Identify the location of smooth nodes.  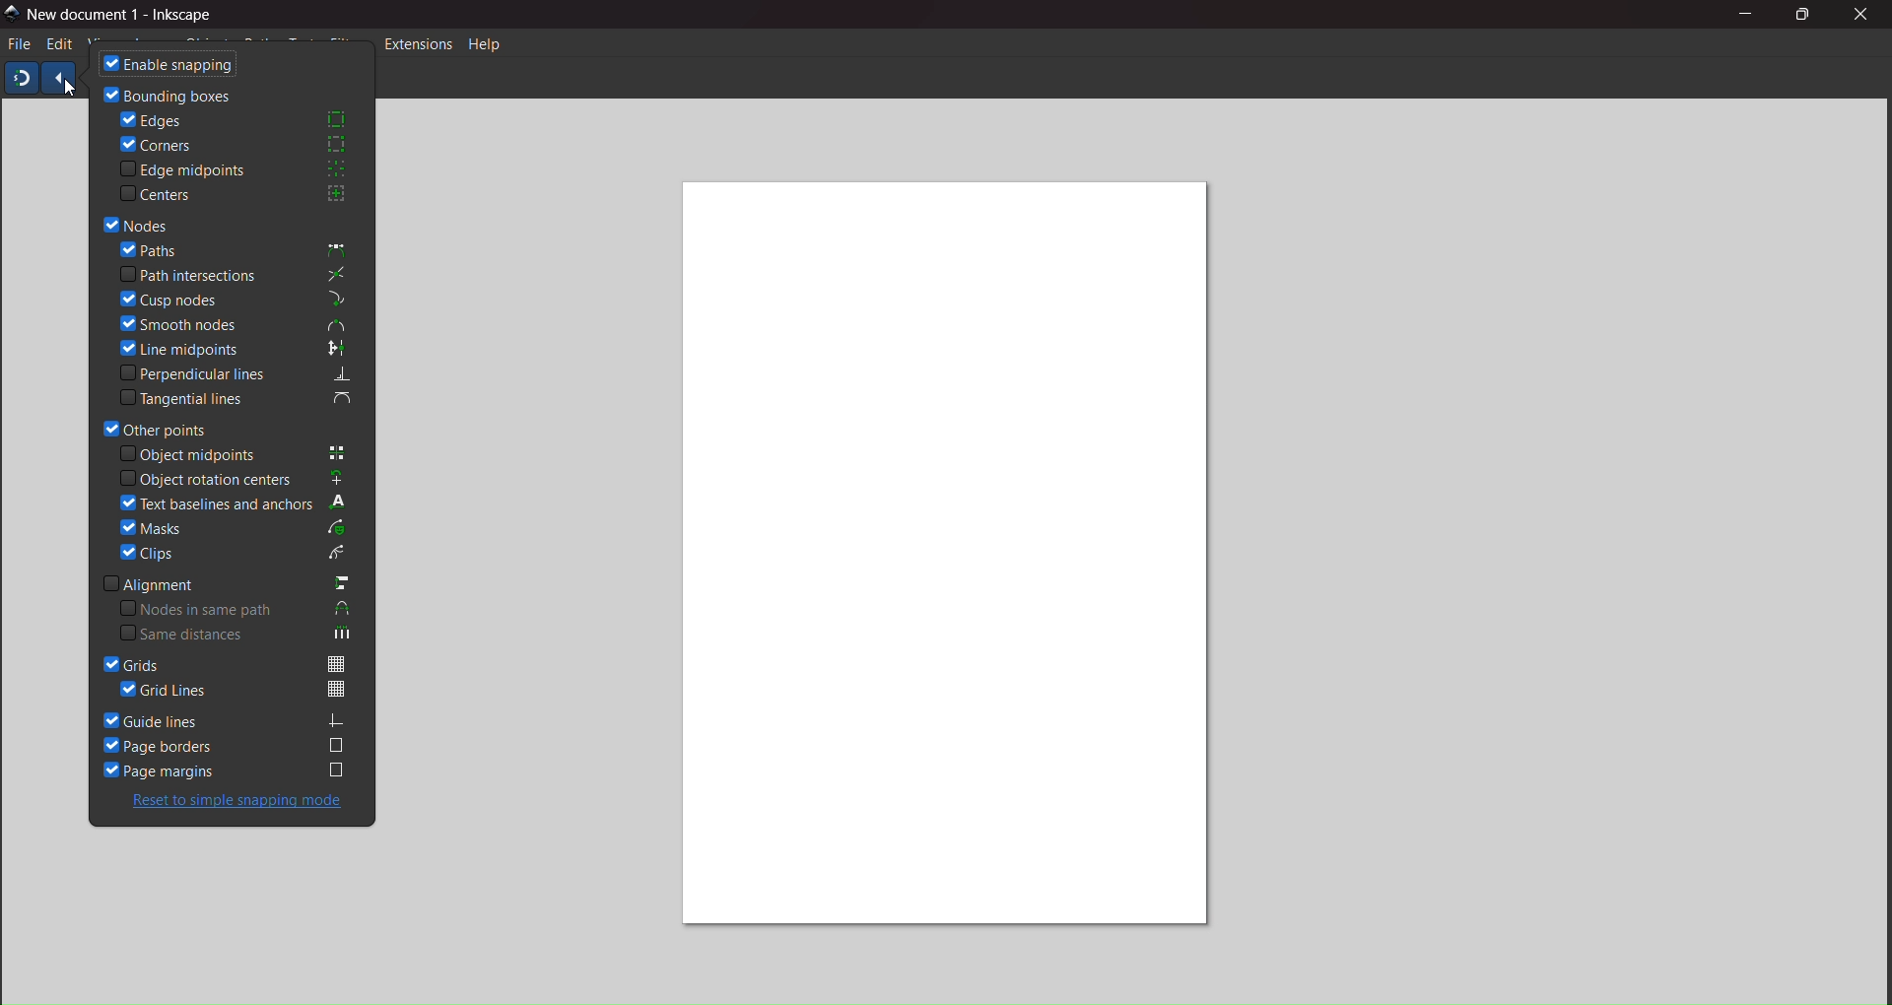
(236, 324).